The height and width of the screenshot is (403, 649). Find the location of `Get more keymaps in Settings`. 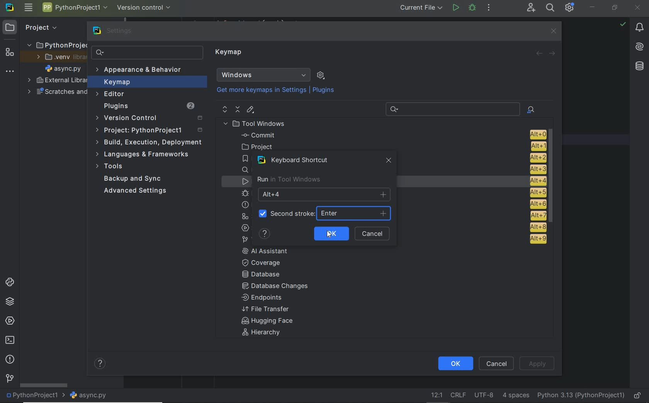

Get more keymaps in Settings is located at coordinates (258, 90).